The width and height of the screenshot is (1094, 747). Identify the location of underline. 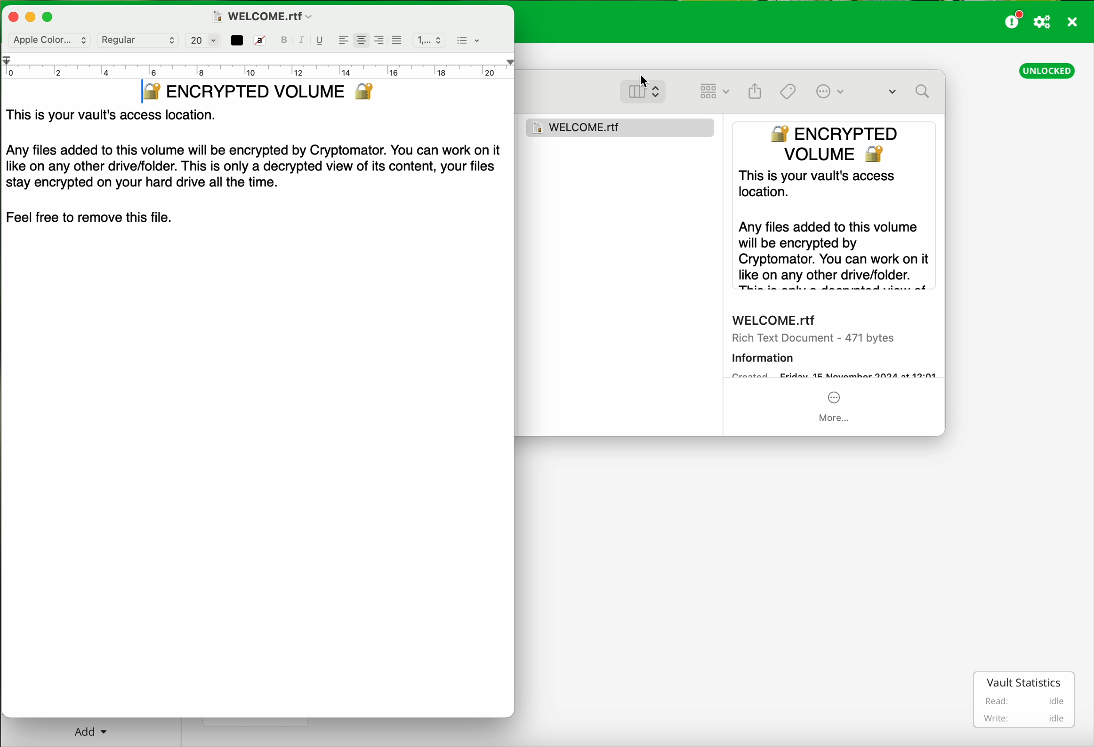
(320, 41).